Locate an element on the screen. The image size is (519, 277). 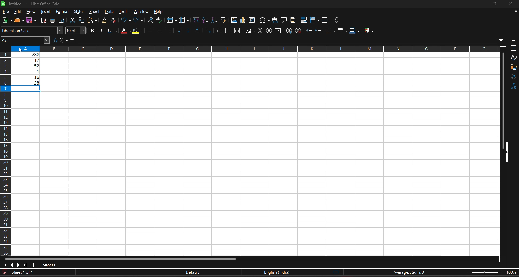
delete decimal place is located at coordinates (298, 30).